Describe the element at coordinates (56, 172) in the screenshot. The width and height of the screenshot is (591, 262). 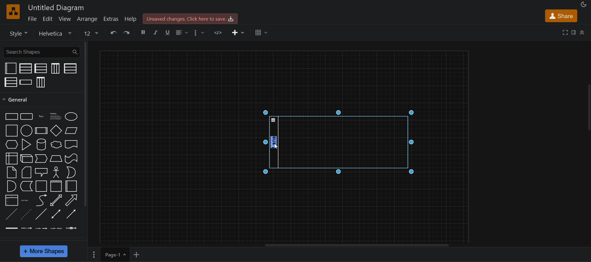
I see `actor` at that location.